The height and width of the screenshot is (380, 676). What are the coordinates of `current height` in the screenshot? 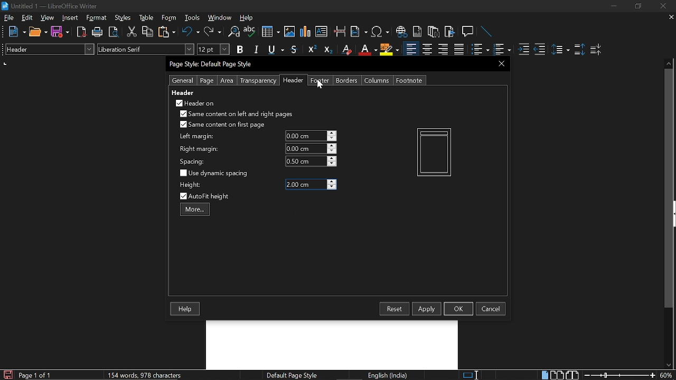 It's located at (305, 185).